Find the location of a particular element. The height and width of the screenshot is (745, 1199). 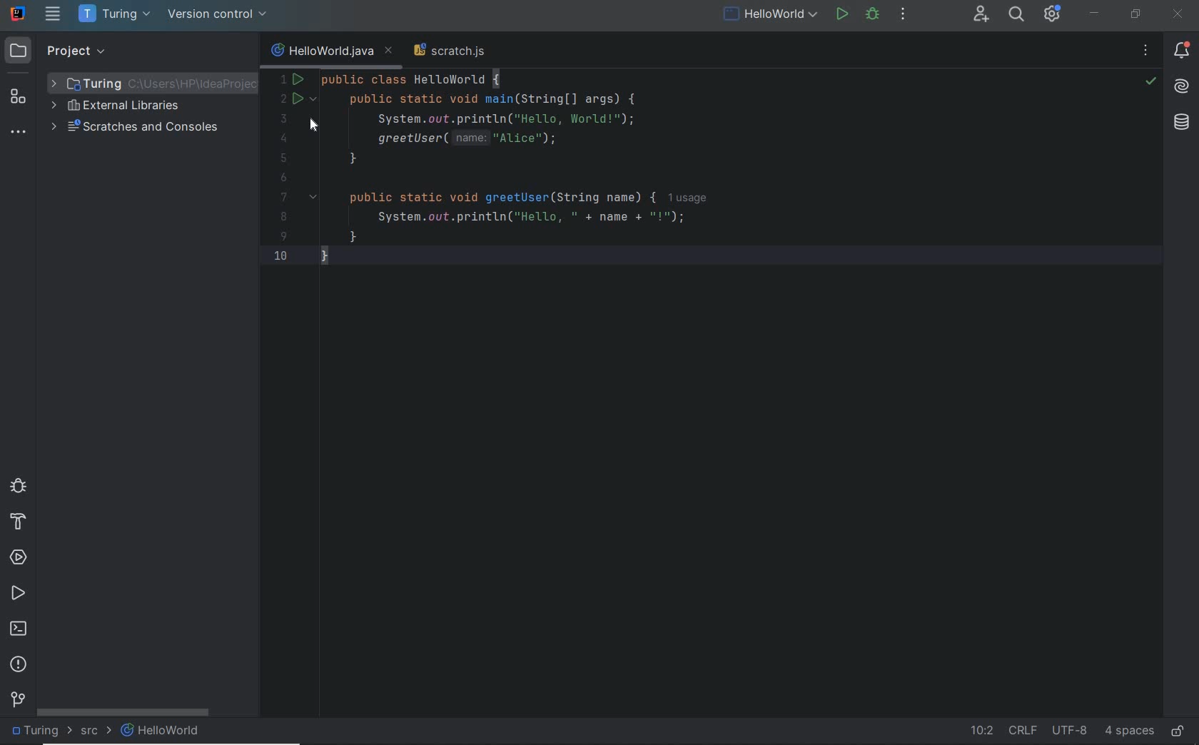

file name is located at coordinates (162, 731).